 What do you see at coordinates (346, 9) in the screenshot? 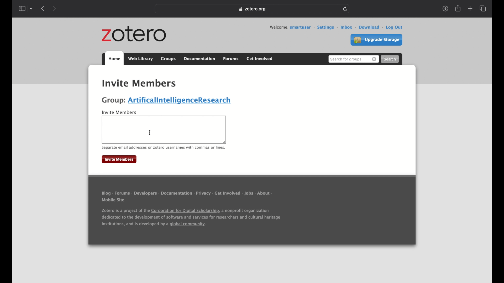
I see `refresh` at bounding box center [346, 9].